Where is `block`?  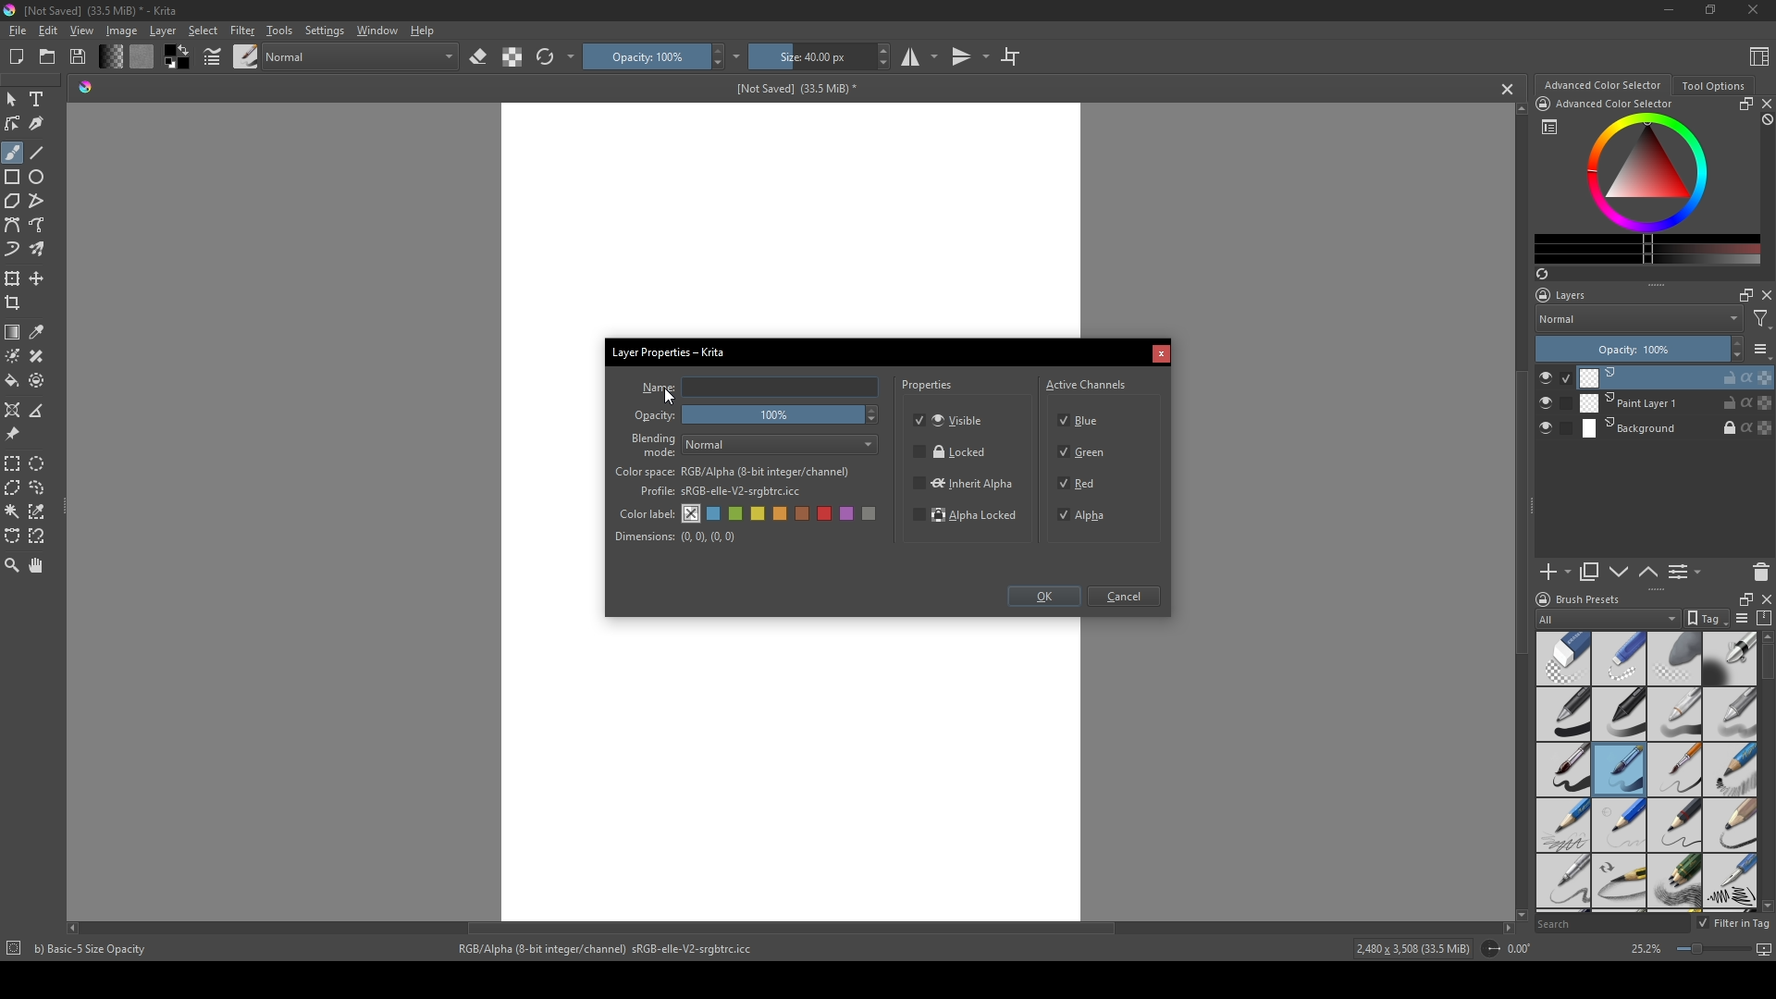 block is located at coordinates (1765, 120).